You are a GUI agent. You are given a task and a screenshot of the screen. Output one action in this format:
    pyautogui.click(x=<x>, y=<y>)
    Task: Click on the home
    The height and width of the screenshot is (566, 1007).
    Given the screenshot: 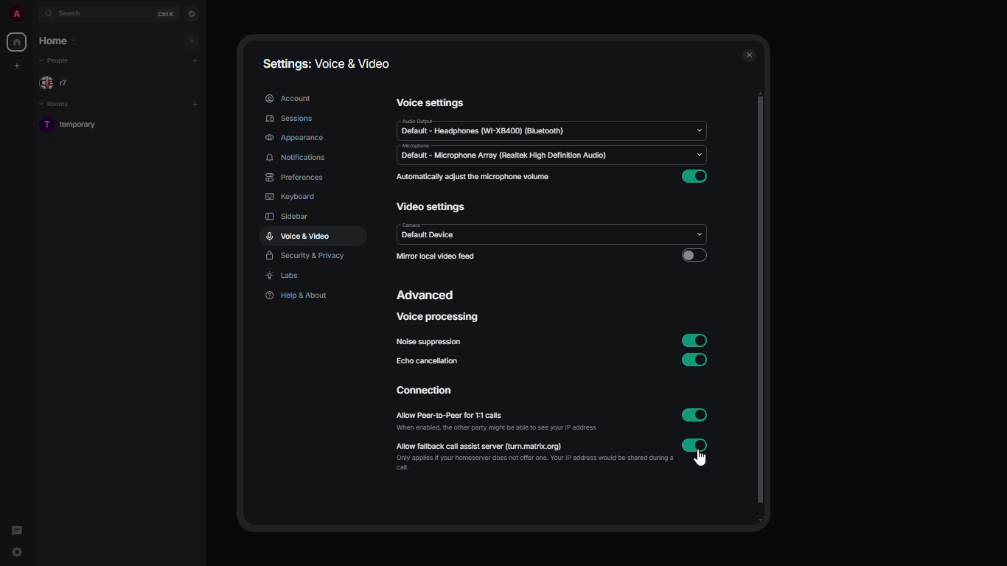 What is the action you would take?
    pyautogui.click(x=57, y=41)
    